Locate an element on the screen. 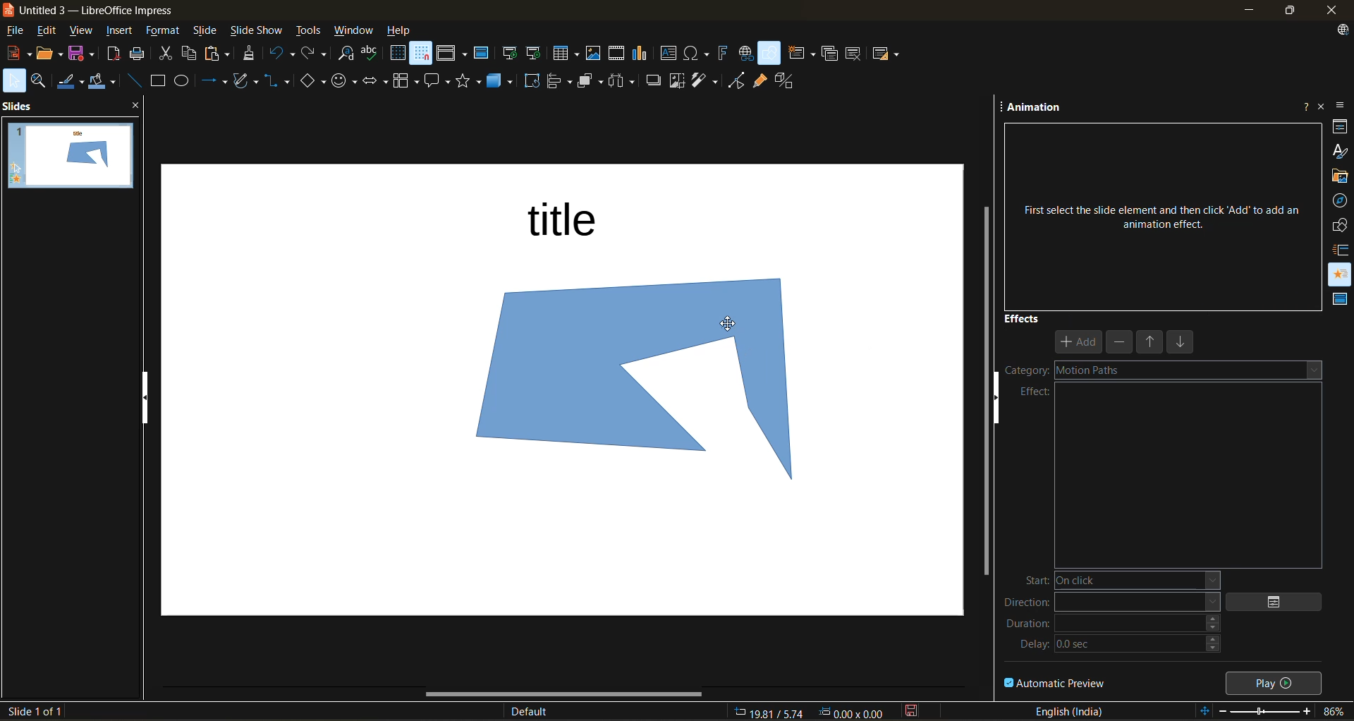  cut is located at coordinates (167, 54).